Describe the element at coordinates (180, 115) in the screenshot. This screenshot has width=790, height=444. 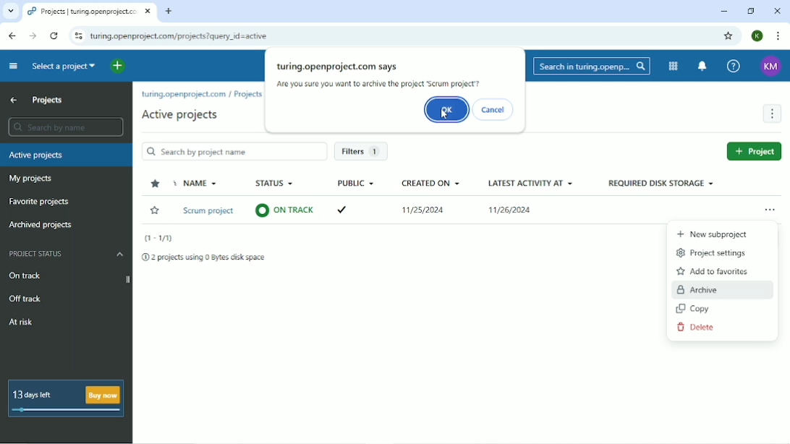
I see `Active projects` at that location.